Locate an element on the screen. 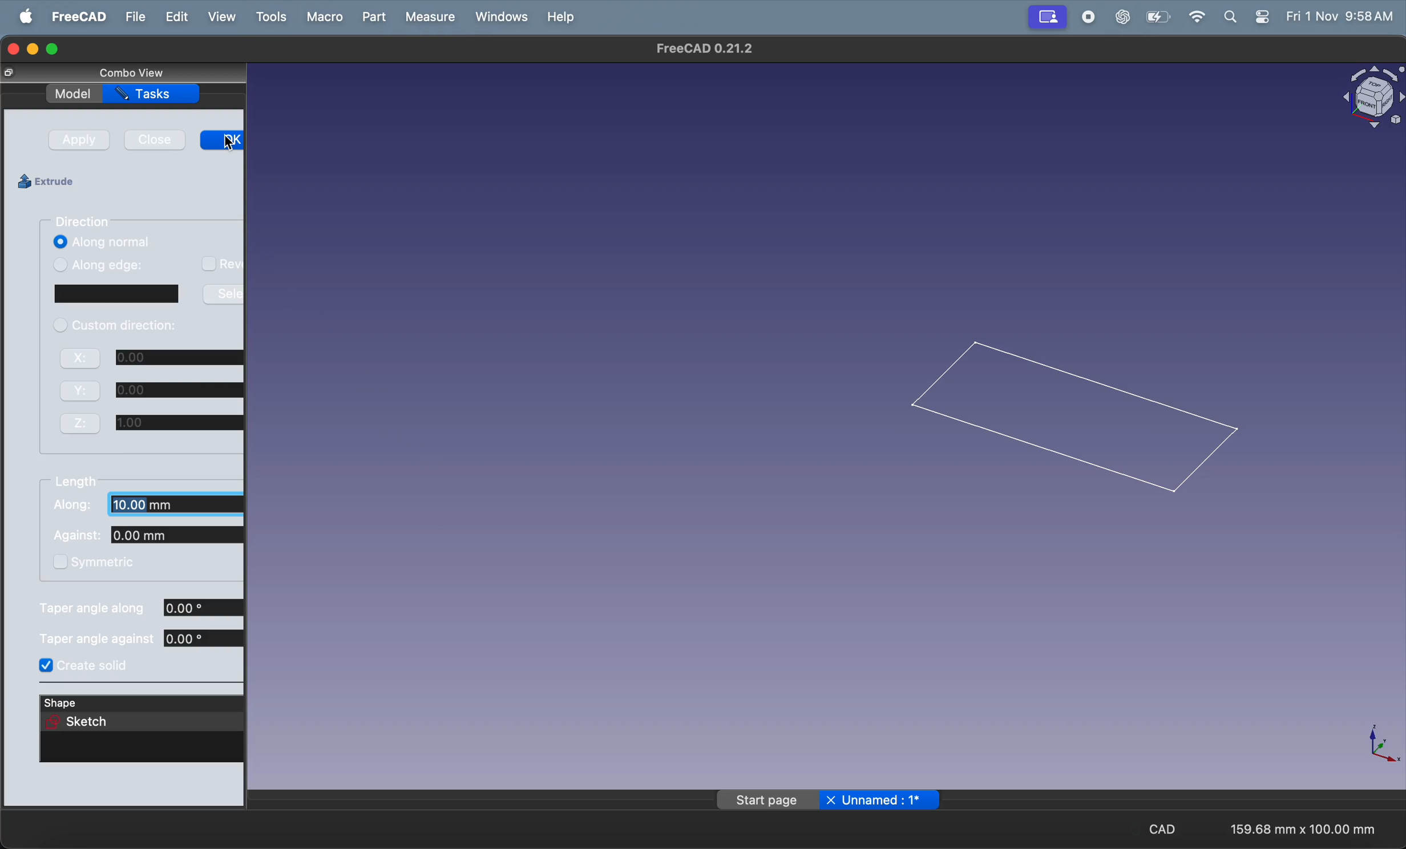  ok is located at coordinates (224, 141).